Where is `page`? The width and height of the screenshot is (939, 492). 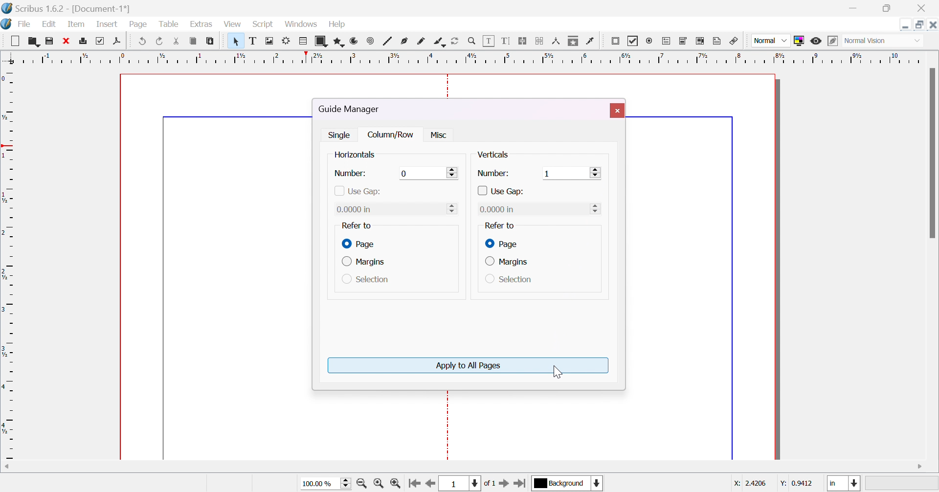 page is located at coordinates (500, 243).